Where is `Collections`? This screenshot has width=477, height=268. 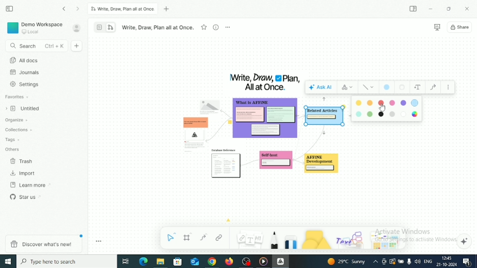 Collections is located at coordinates (19, 129).